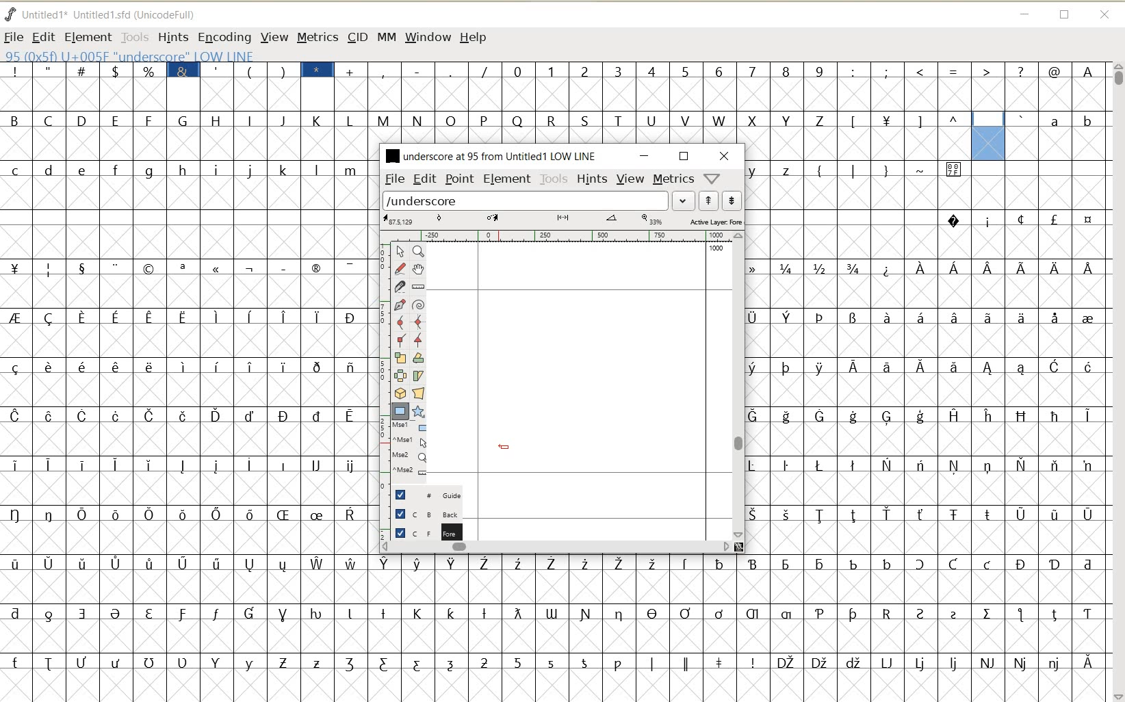  I want to click on pointer, so click(399, 252).